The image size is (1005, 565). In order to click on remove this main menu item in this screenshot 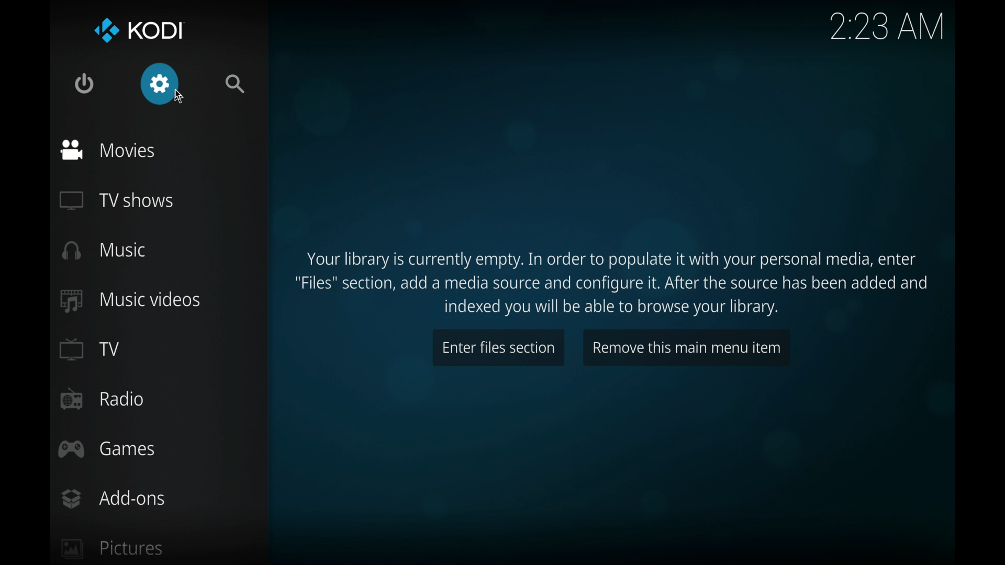, I will do `click(687, 348)`.